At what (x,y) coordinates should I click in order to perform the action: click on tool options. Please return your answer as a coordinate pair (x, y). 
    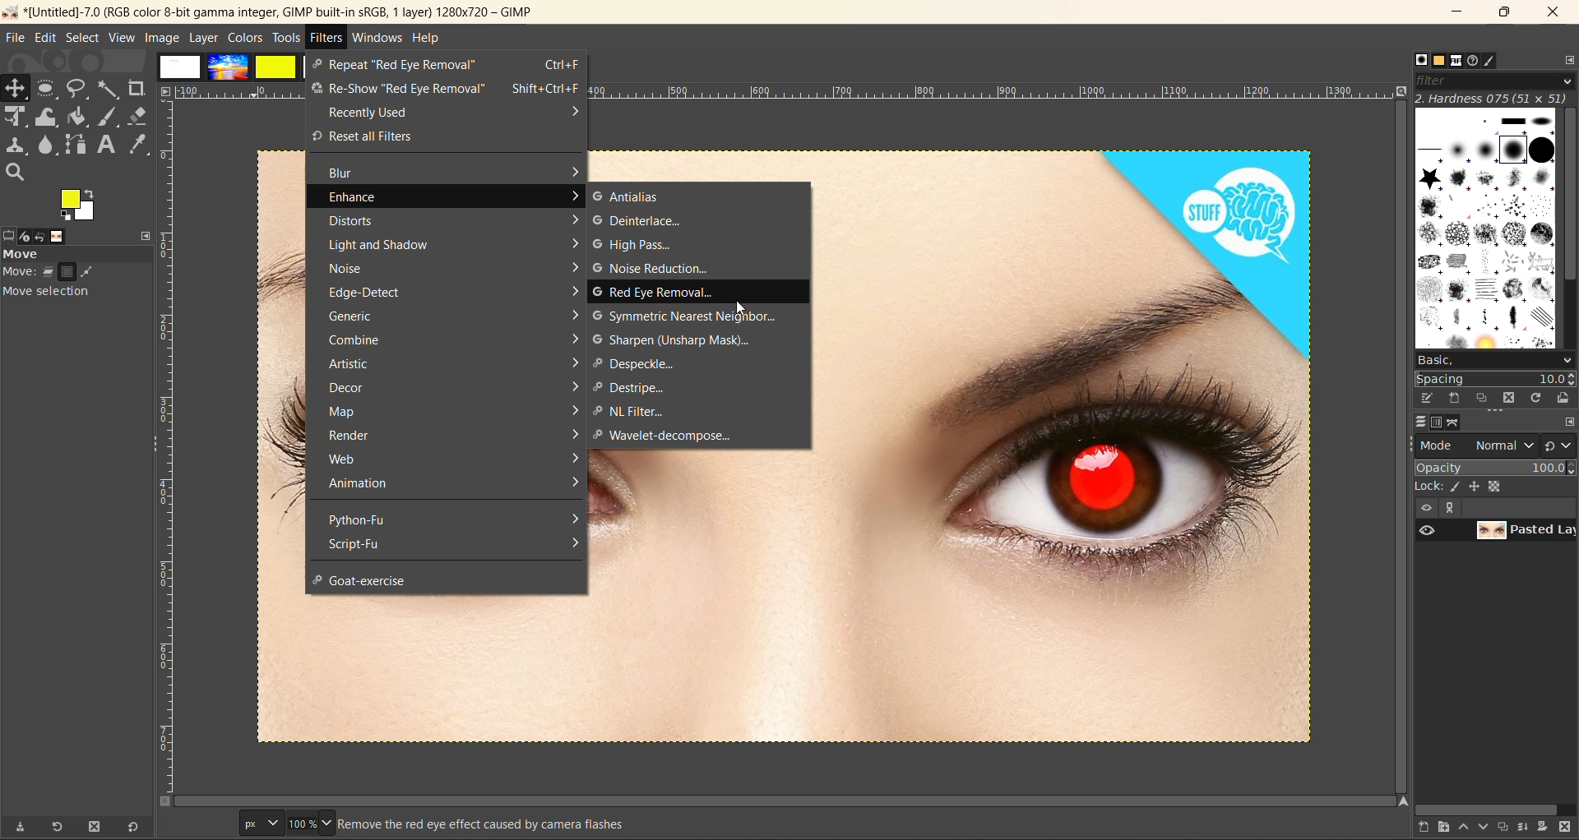
    Looking at the image, I should click on (10, 234).